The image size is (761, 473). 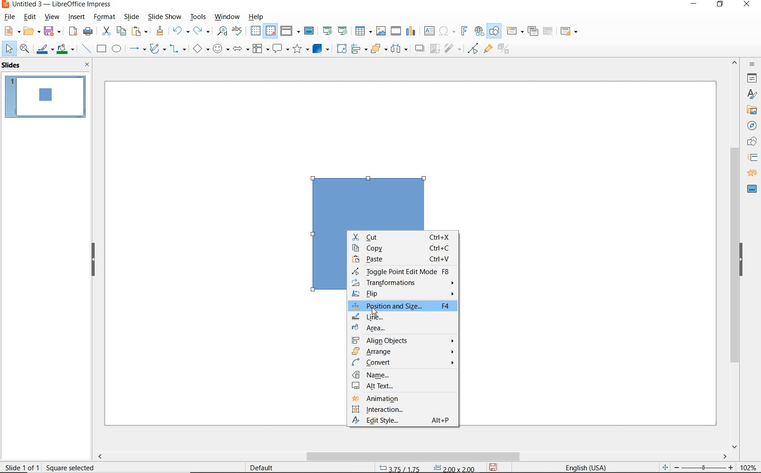 I want to click on default, so click(x=264, y=467).